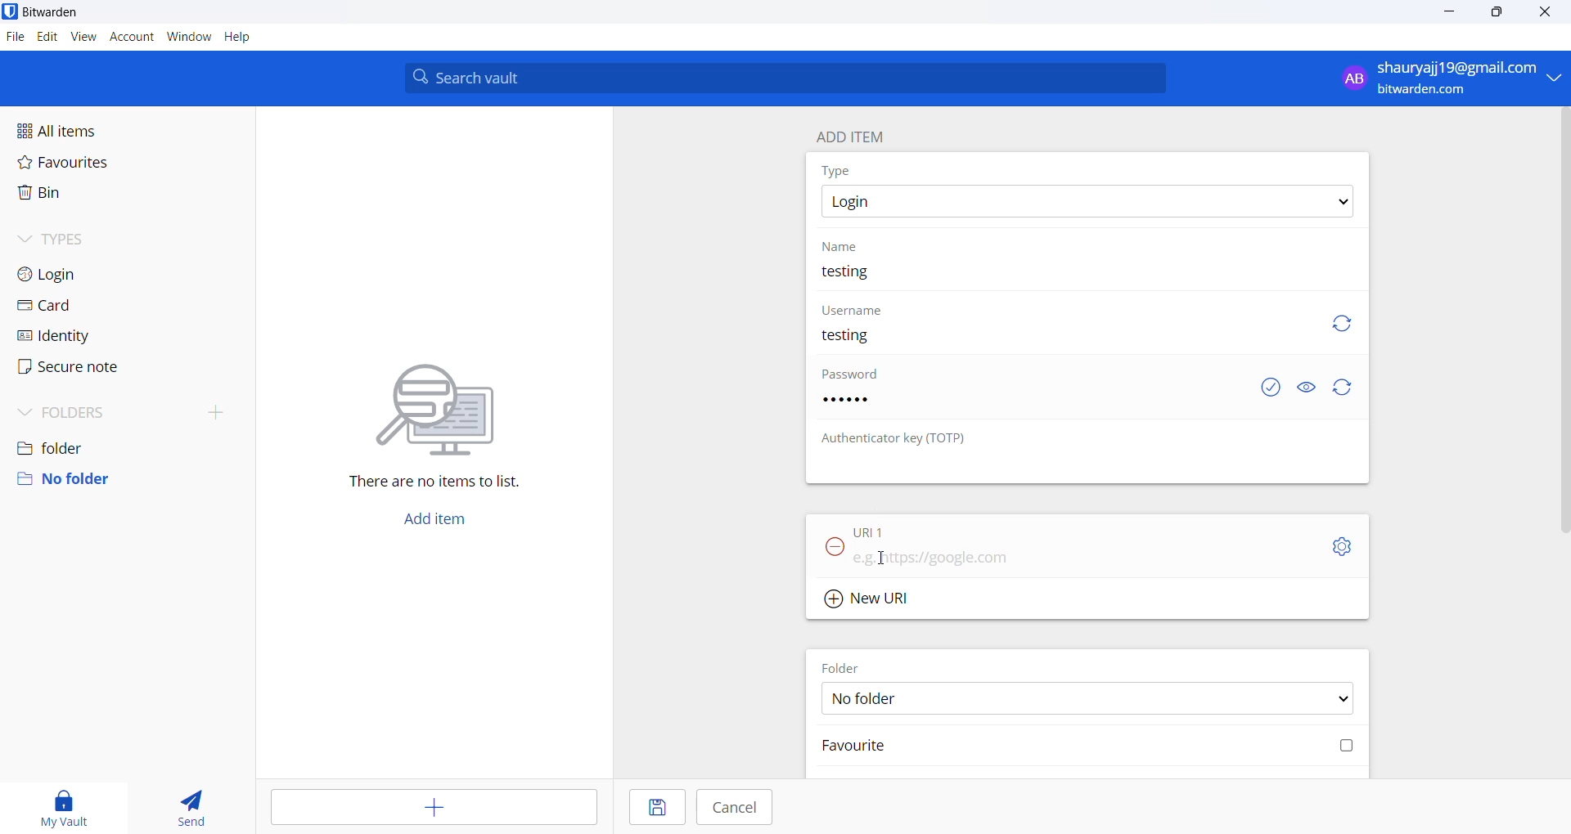 This screenshot has width=1571, height=834. What do you see at coordinates (189, 37) in the screenshot?
I see `window` at bounding box center [189, 37].